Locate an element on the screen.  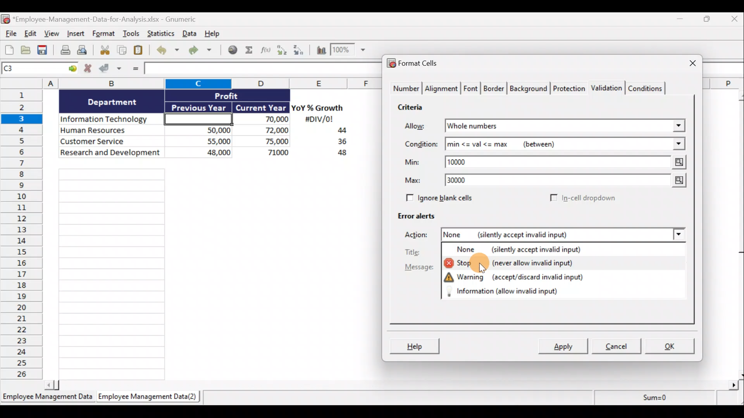
Warning (accept/discard invalid input) is located at coordinates (514, 277).